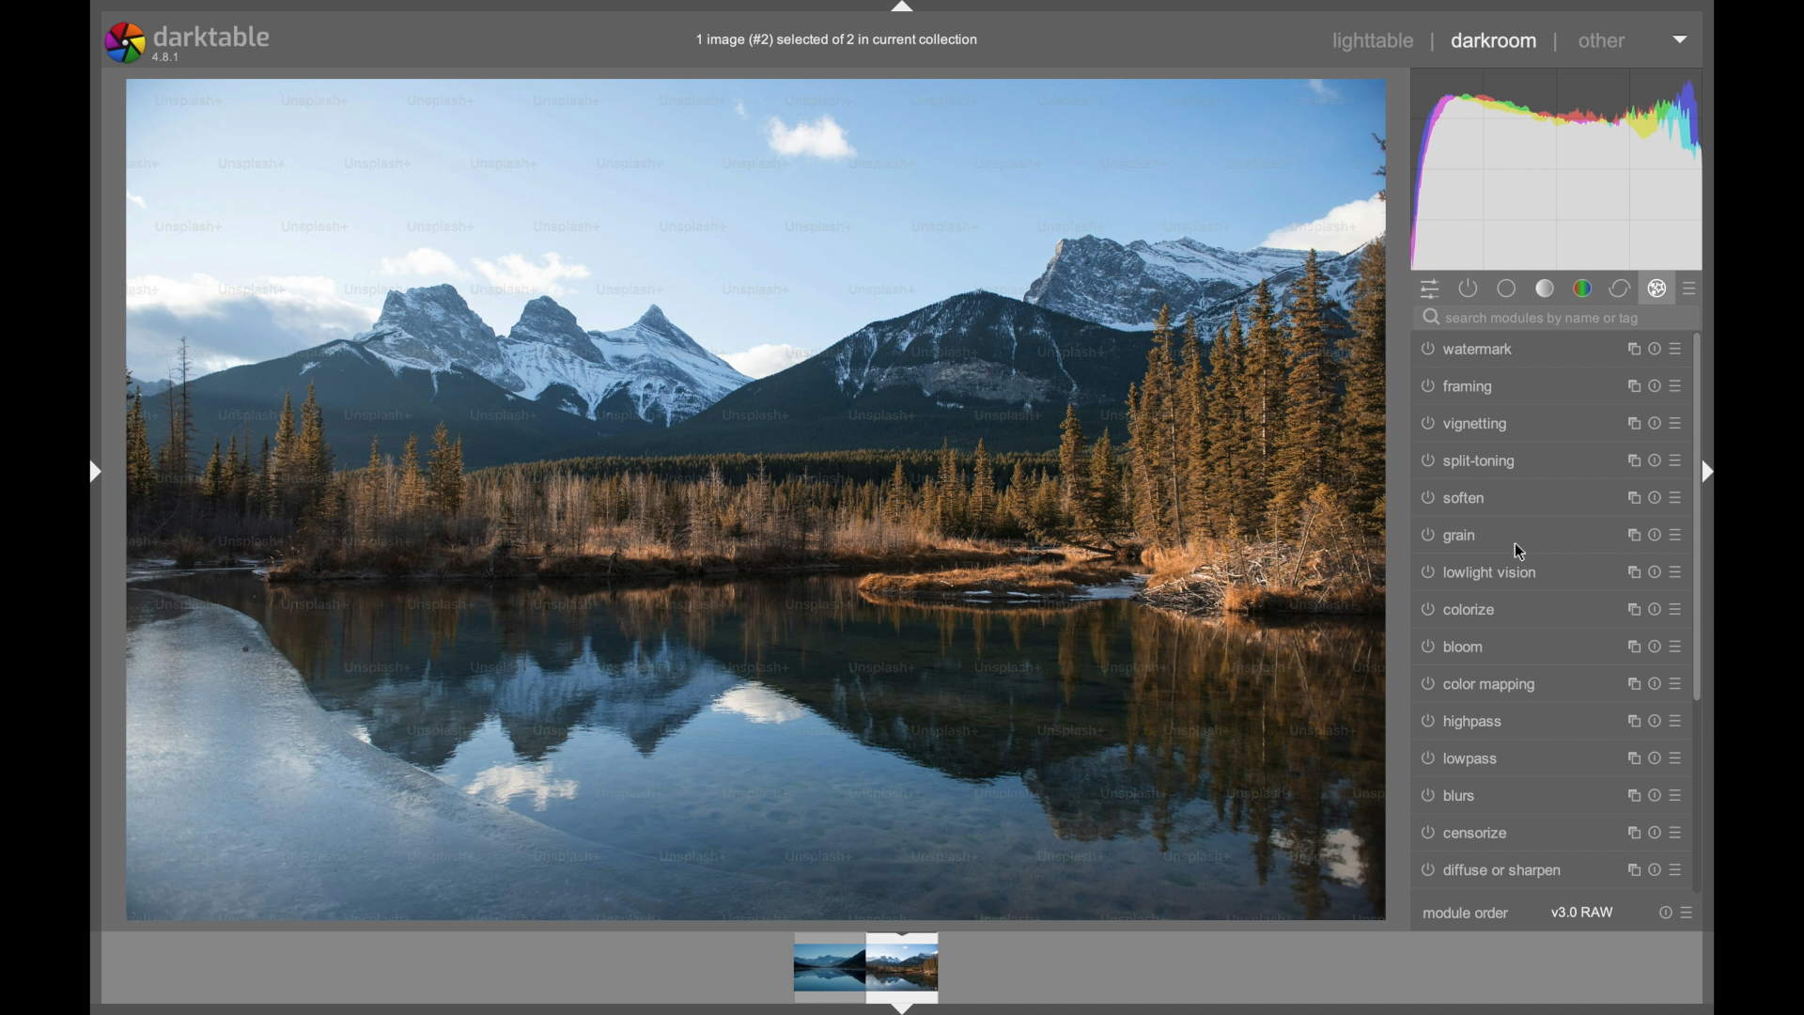 This screenshot has width=1804, height=1015. I want to click on presets, so click(1680, 535).